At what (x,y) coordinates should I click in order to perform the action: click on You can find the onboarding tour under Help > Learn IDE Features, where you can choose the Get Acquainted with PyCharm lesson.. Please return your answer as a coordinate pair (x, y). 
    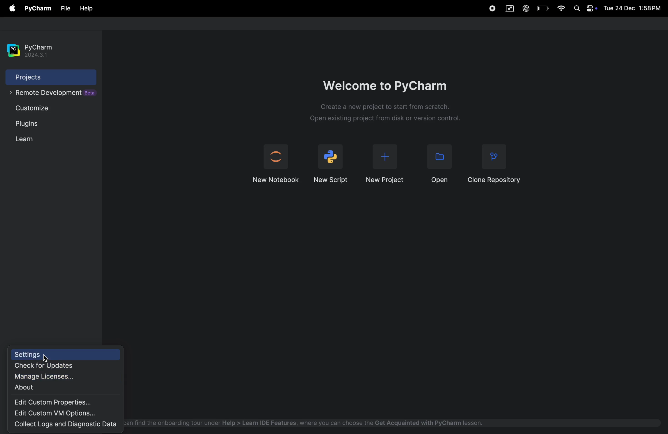
    Looking at the image, I should click on (309, 423).